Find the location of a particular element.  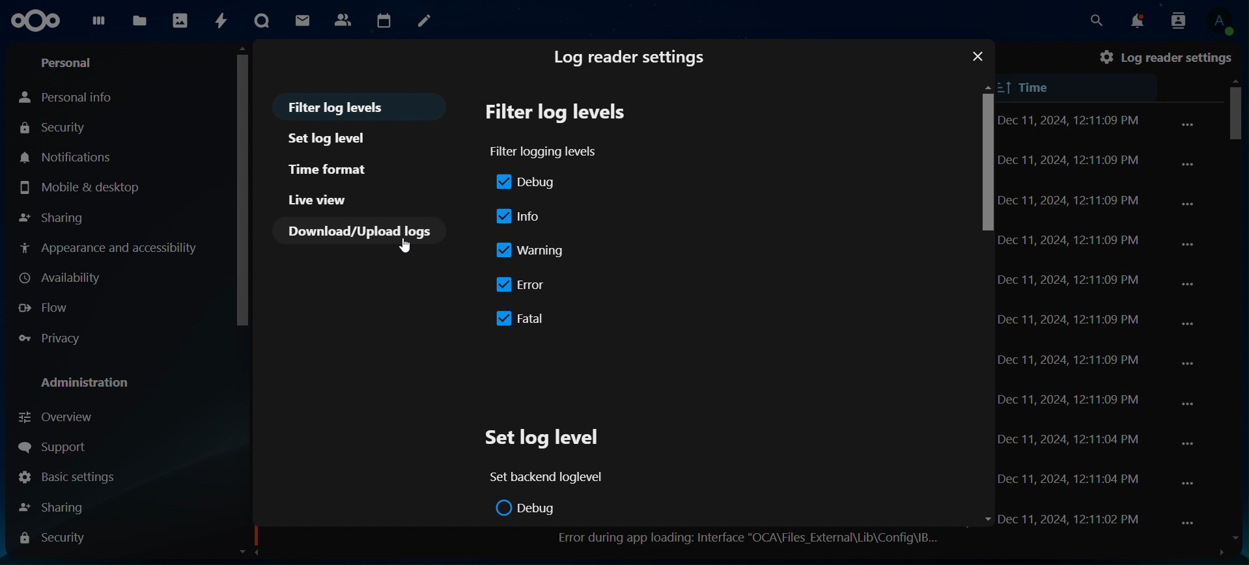

scrollbar is located at coordinates (1236, 124).